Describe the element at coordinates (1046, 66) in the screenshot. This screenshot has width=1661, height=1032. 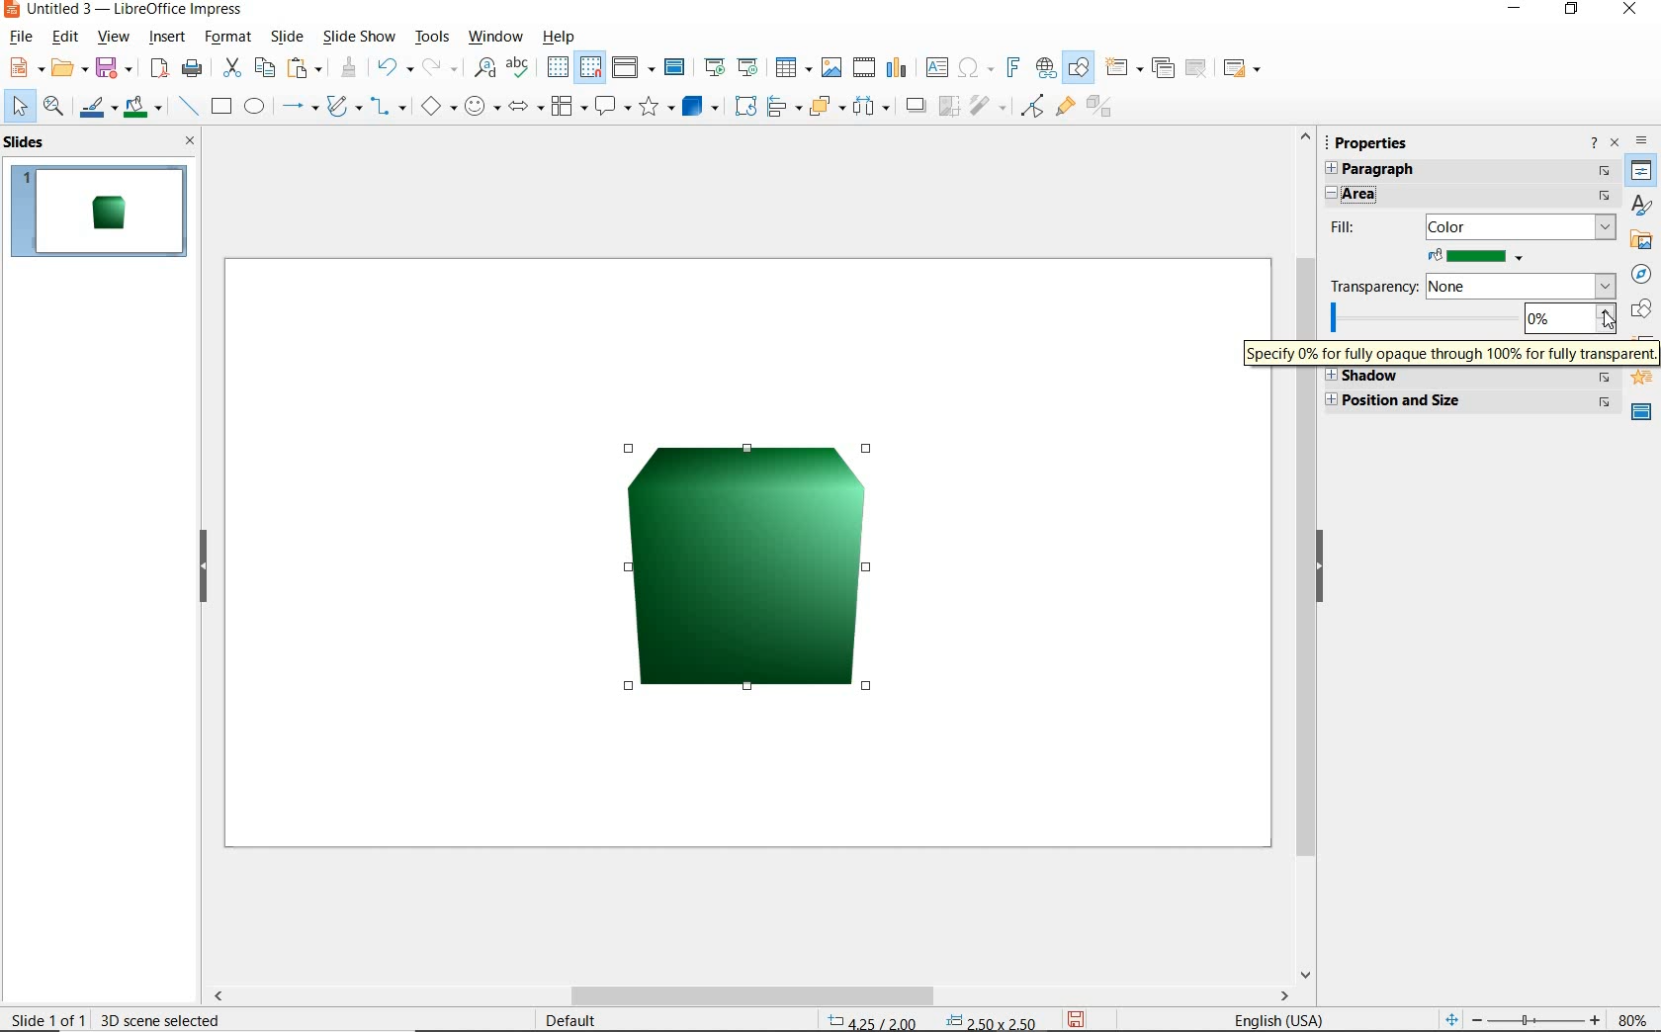
I see `insert hyperlink` at that location.